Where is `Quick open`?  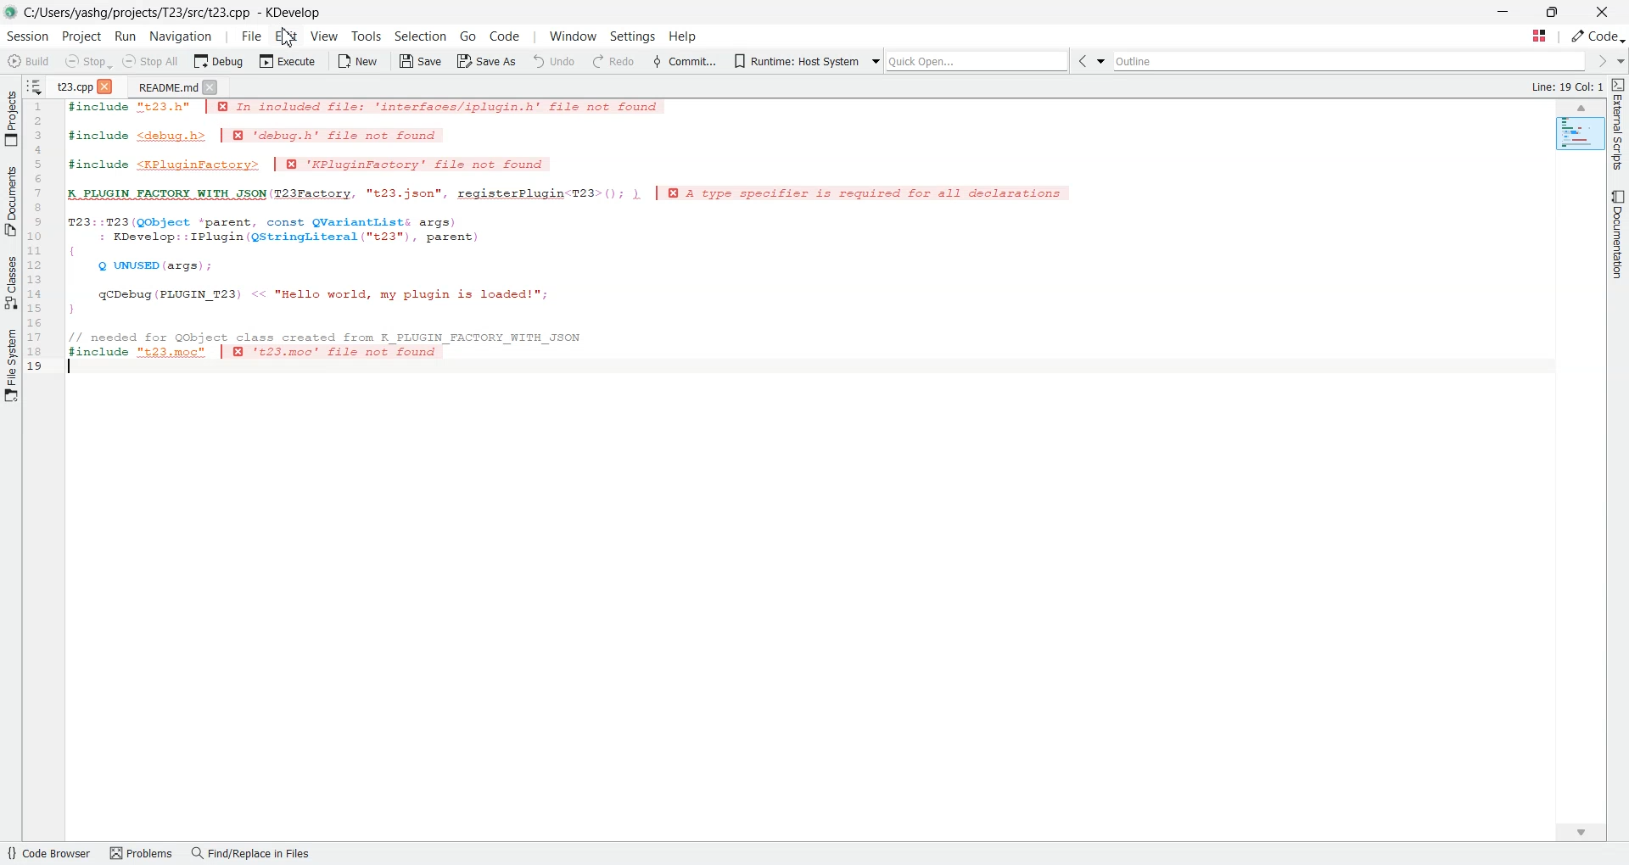
Quick open is located at coordinates (979, 61).